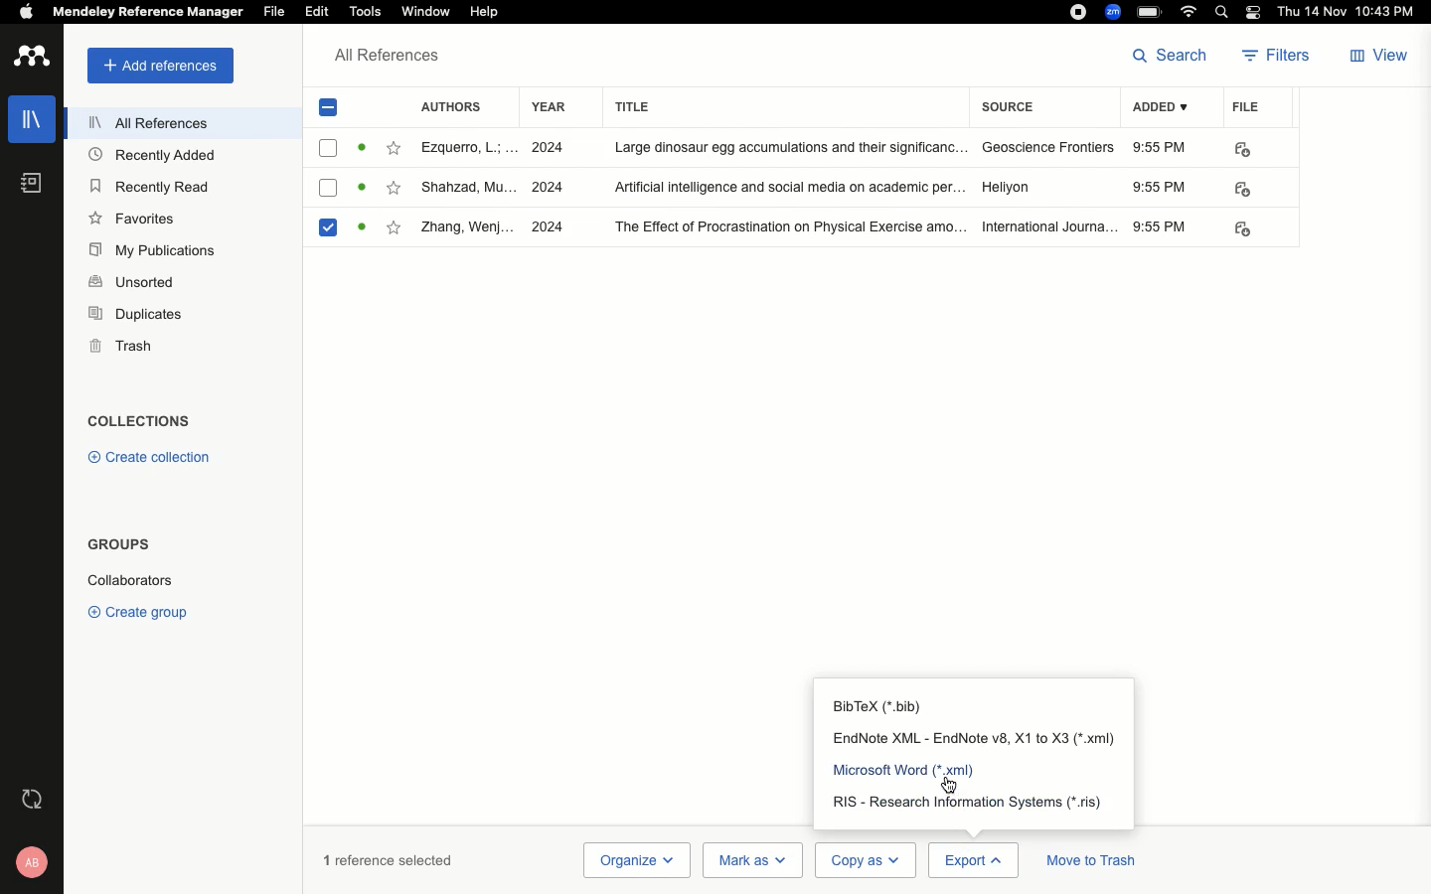 The width and height of the screenshot is (1431, 894). Describe the element at coordinates (35, 799) in the screenshot. I see `Last sync` at that location.